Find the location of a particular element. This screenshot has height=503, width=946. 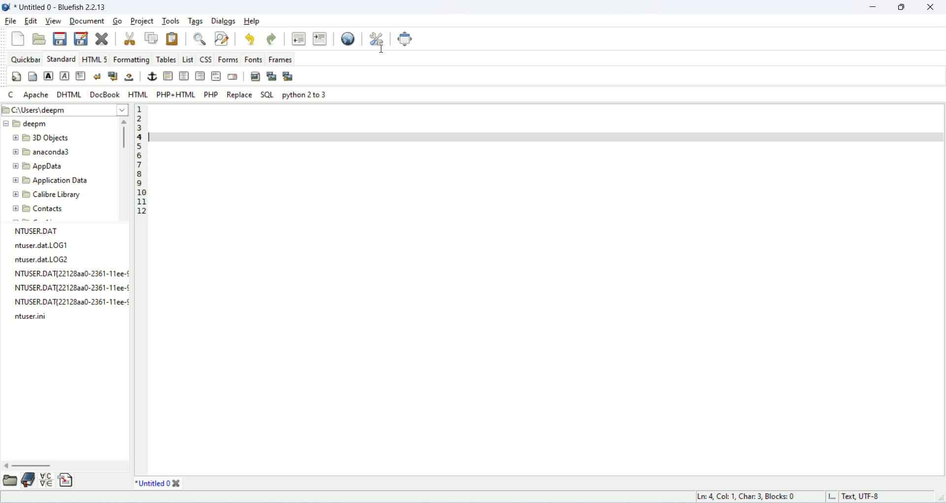

quickbar is located at coordinates (26, 59).